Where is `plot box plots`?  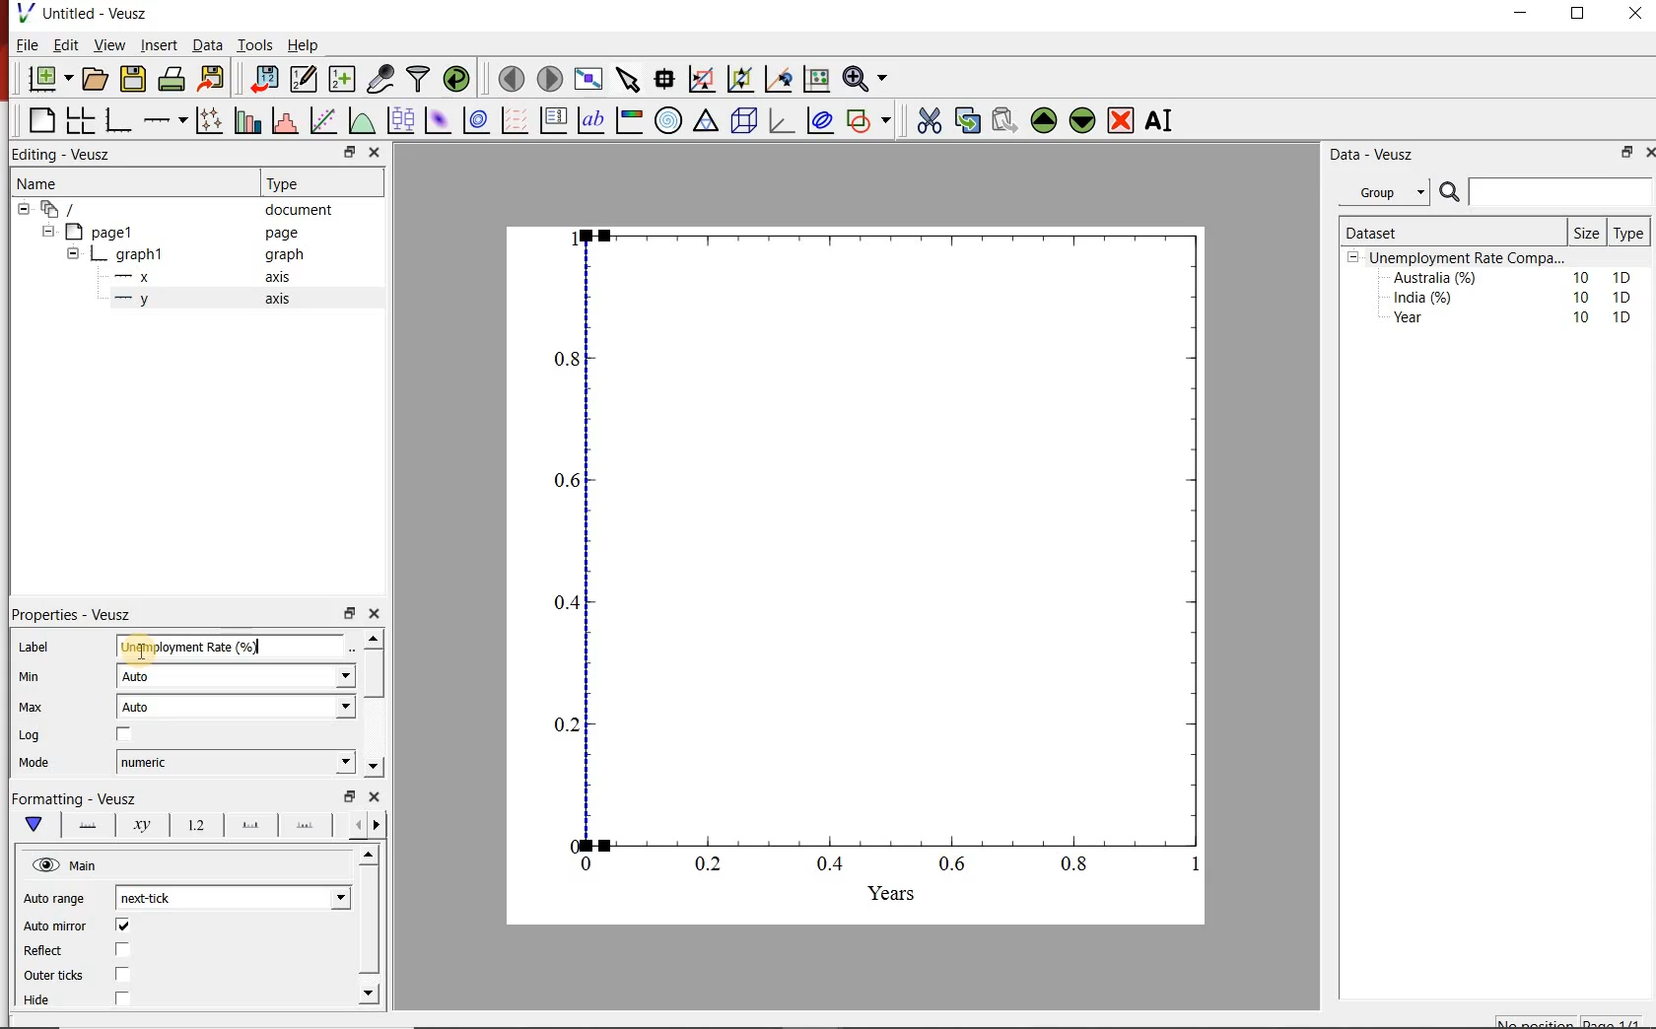 plot box plots is located at coordinates (401, 119).